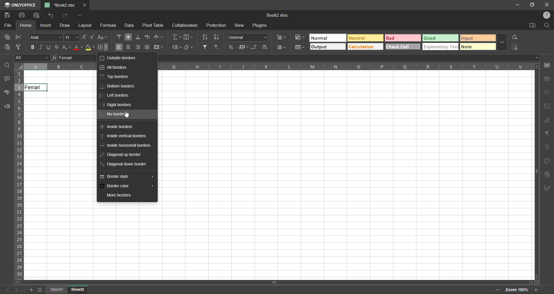 The width and height of the screenshot is (554, 294). Describe the element at coordinates (177, 37) in the screenshot. I see `summation` at that location.